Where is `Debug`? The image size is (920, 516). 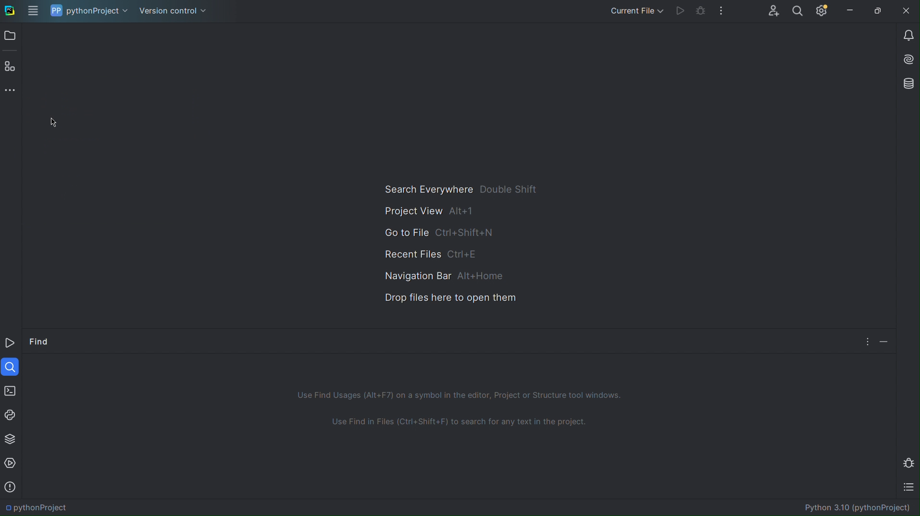
Debug is located at coordinates (908, 461).